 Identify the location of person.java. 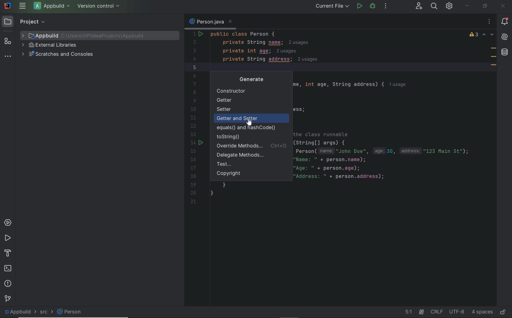
(210, 22).